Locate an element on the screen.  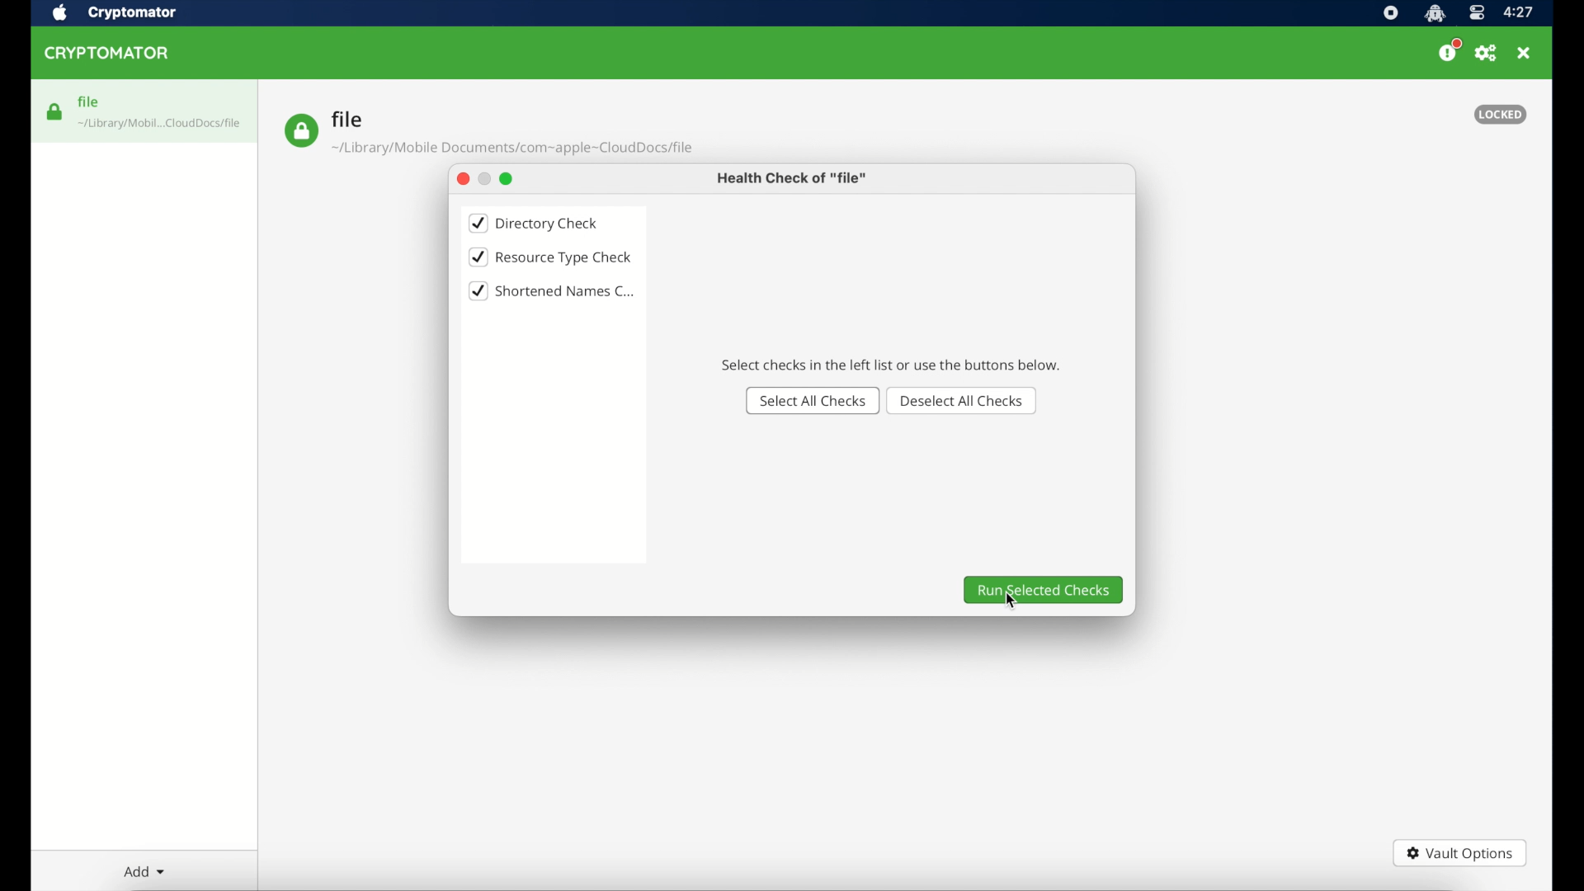
cryptomator icon is located at coordinates (1435, 13).